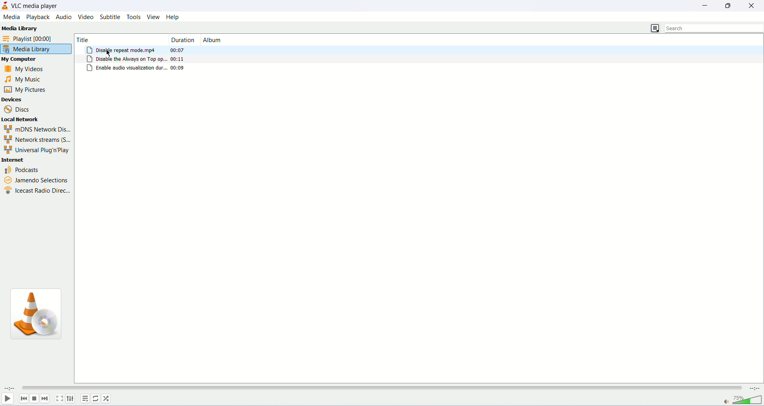 The image size is (764, 406). What do you see at coordinates (134, 17) in the screenshot?
I see `tools` at bounding box center [134, 17].